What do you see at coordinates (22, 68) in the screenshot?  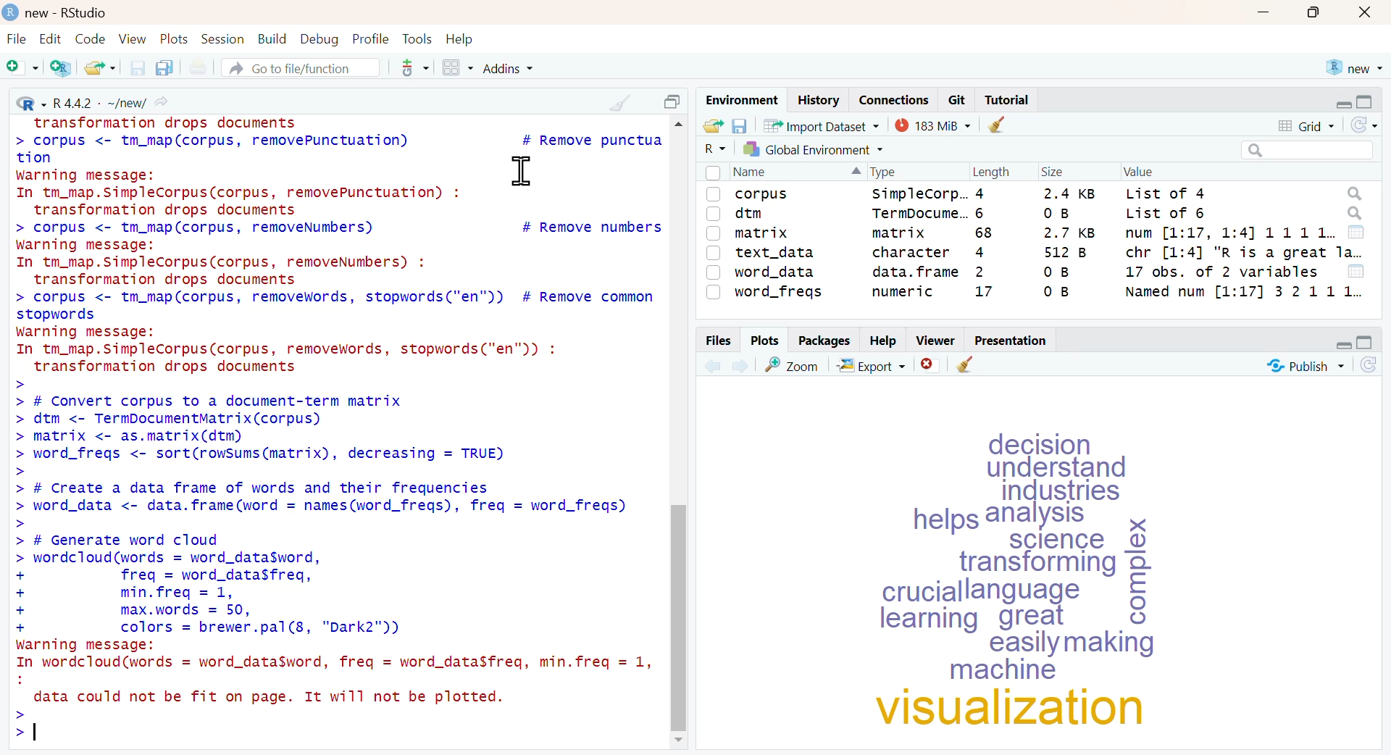 I see `New file` at bounding box center [22, 68].